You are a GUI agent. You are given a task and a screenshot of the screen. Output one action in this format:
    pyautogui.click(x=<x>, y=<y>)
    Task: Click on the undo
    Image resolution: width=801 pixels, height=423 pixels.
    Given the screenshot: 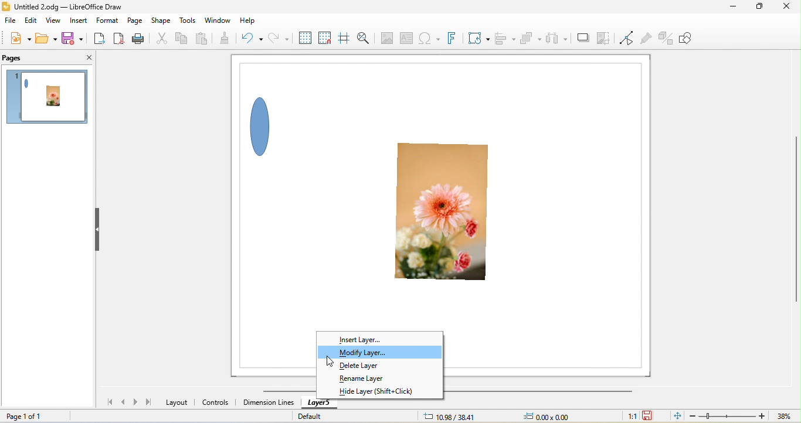 What is the action you would take?
    pyautogui.click(x=255, y=38)
    